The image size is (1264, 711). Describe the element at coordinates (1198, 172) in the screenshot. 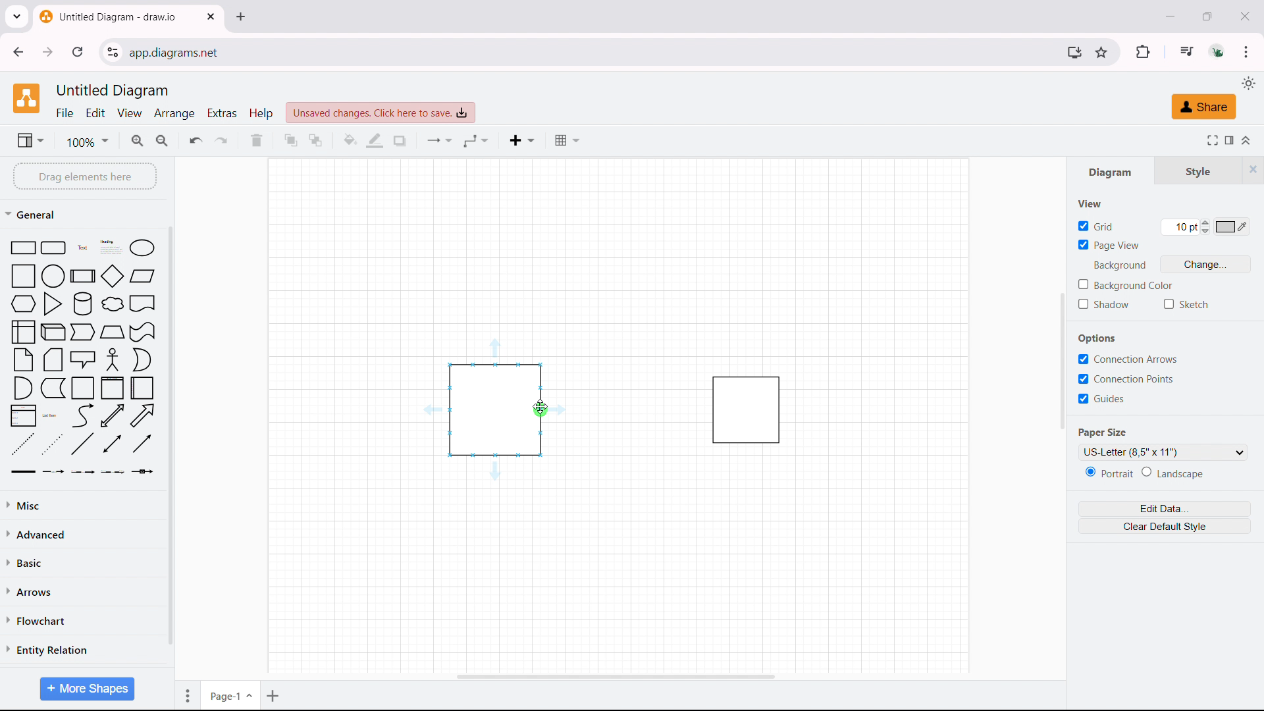

I see `style` at that location.